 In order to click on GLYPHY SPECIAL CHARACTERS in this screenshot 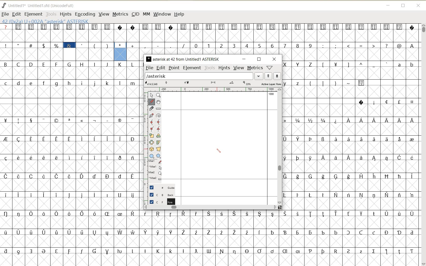, I will do `click(56, 42)`.